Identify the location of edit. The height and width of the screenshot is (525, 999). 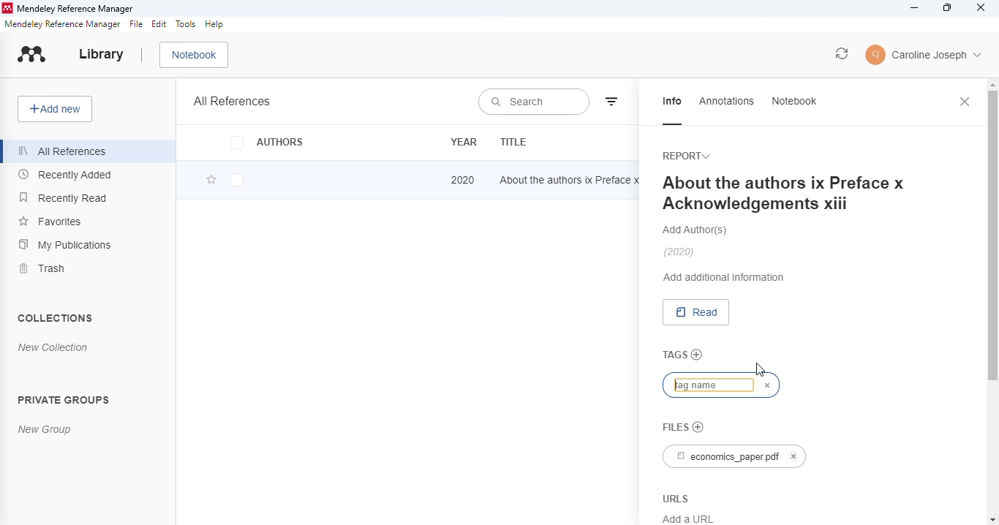
(160, 24).